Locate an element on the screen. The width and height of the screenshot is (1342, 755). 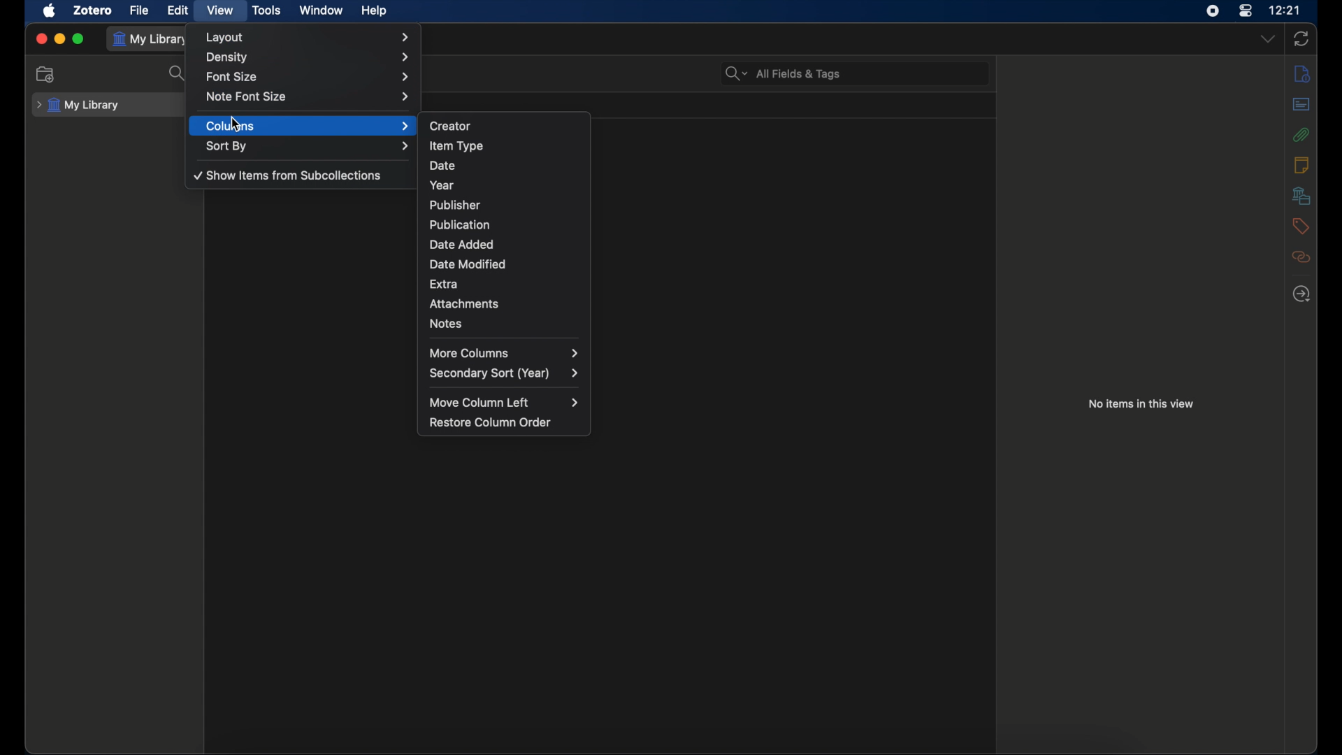
screen recorder is located at coordinates (1213, 11).